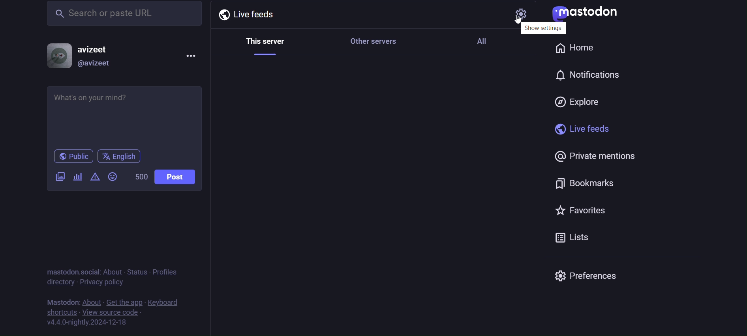  What do you see at coordinates (600, 158) in the screenshot?
I see `private mentions` at bounding box center [600, 158].